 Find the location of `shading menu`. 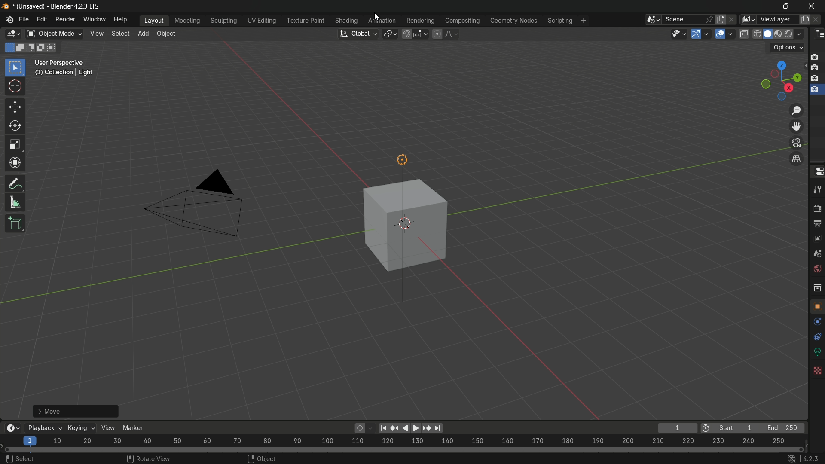

shading menu is located at coordinates (347, 21).